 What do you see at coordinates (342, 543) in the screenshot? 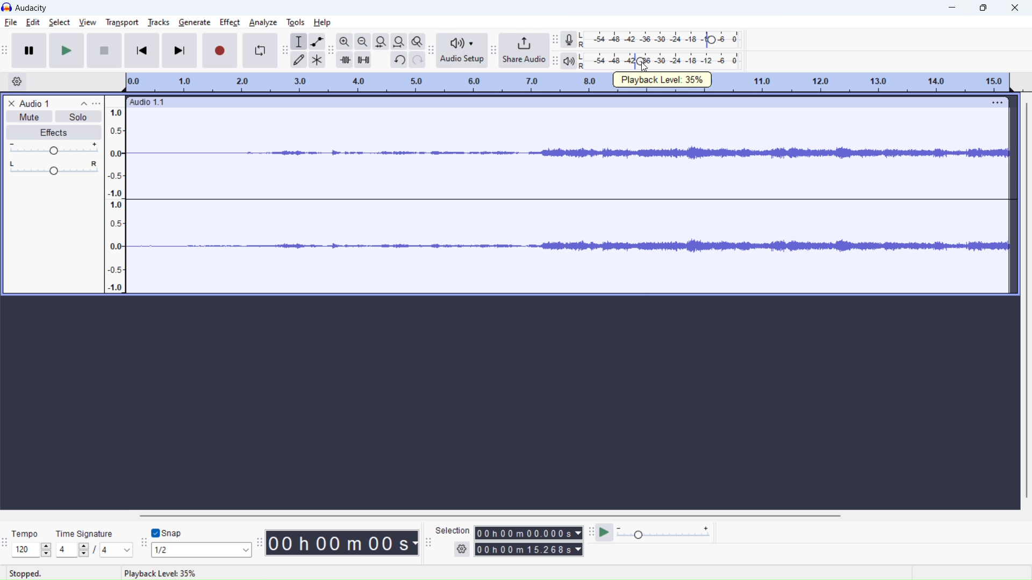
I see `time` at bounding box center [342, 543].